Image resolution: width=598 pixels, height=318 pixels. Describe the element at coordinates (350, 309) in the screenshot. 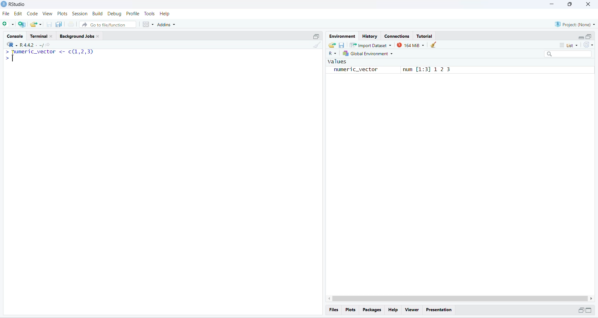

I see `Plots` at that location.